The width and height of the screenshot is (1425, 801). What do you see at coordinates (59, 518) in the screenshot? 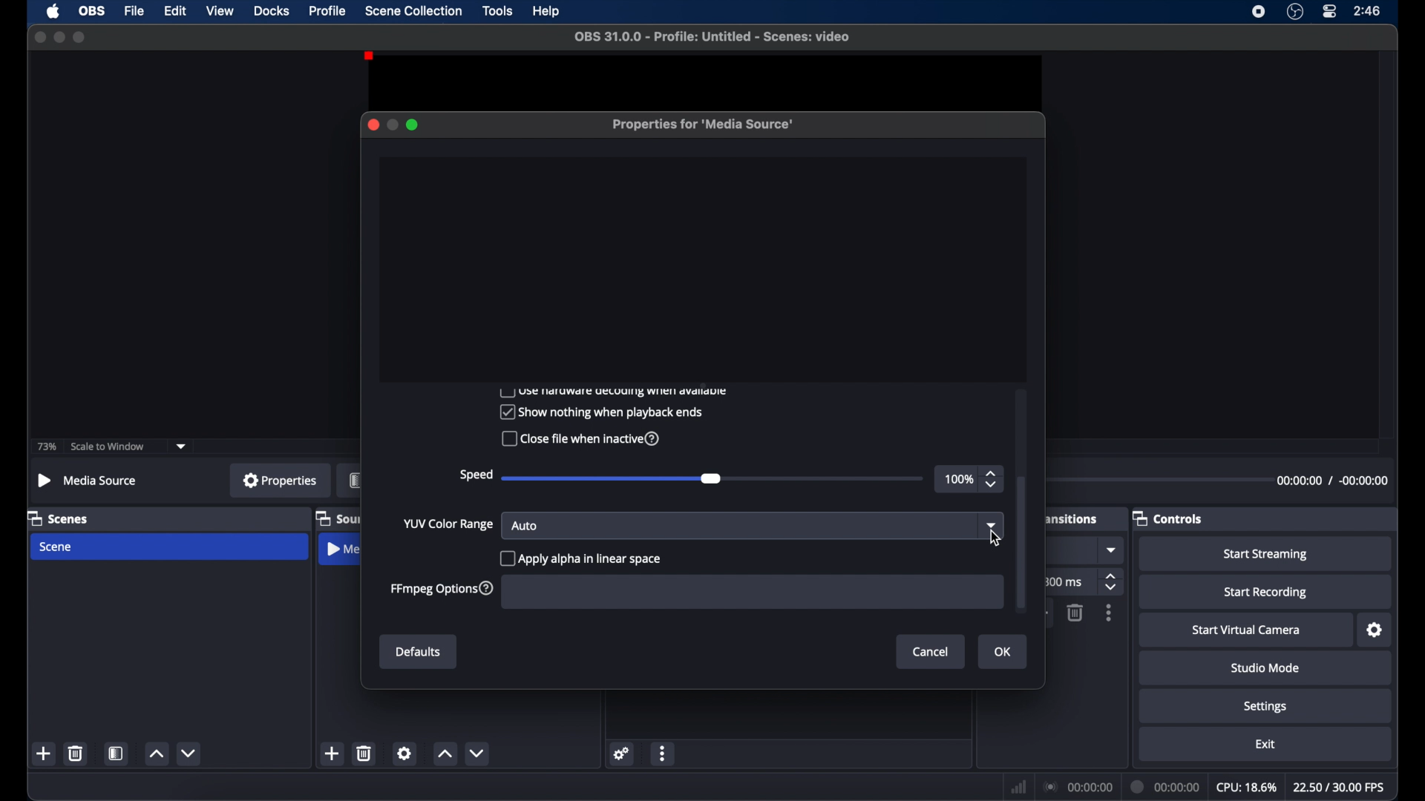
I see `scenes` at bounding box center [59, 518].